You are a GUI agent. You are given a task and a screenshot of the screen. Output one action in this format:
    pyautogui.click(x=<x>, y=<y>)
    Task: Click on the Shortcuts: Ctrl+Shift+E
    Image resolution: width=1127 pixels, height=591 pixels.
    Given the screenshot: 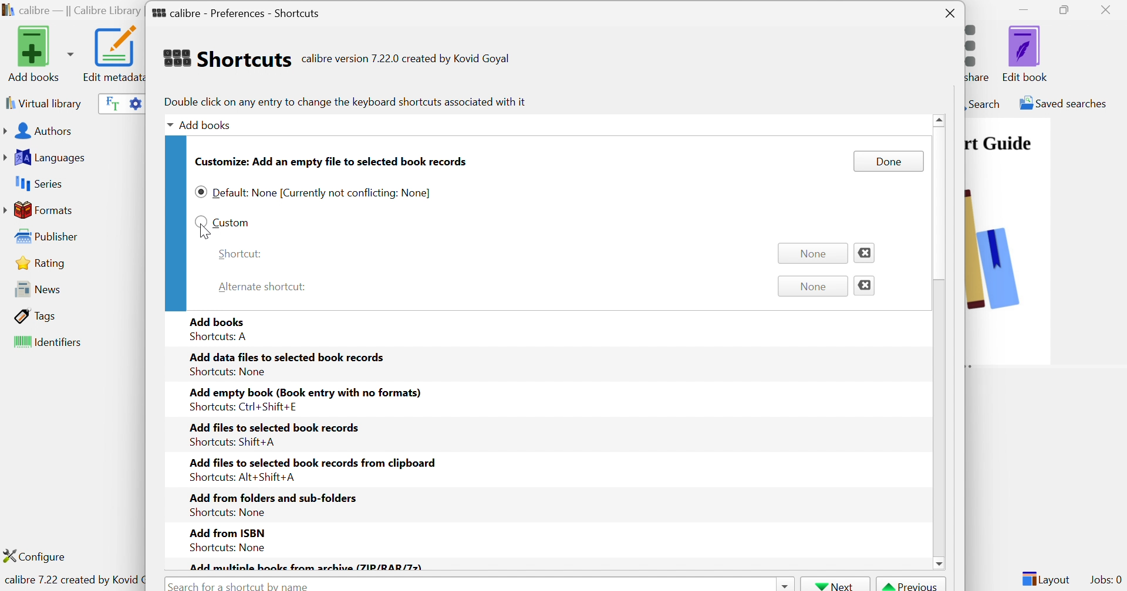 What is the action you would take?
    pyautogui.click(x=240, y=407)
    